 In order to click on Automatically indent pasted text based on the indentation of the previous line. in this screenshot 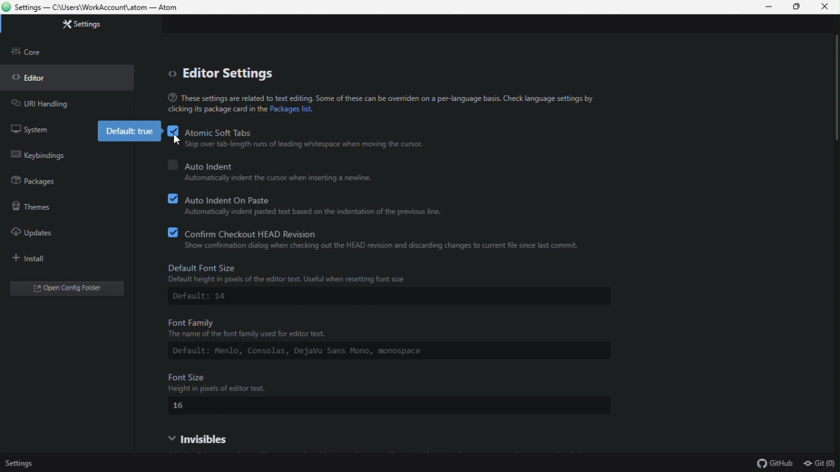, I will do `click(312, 212)`.